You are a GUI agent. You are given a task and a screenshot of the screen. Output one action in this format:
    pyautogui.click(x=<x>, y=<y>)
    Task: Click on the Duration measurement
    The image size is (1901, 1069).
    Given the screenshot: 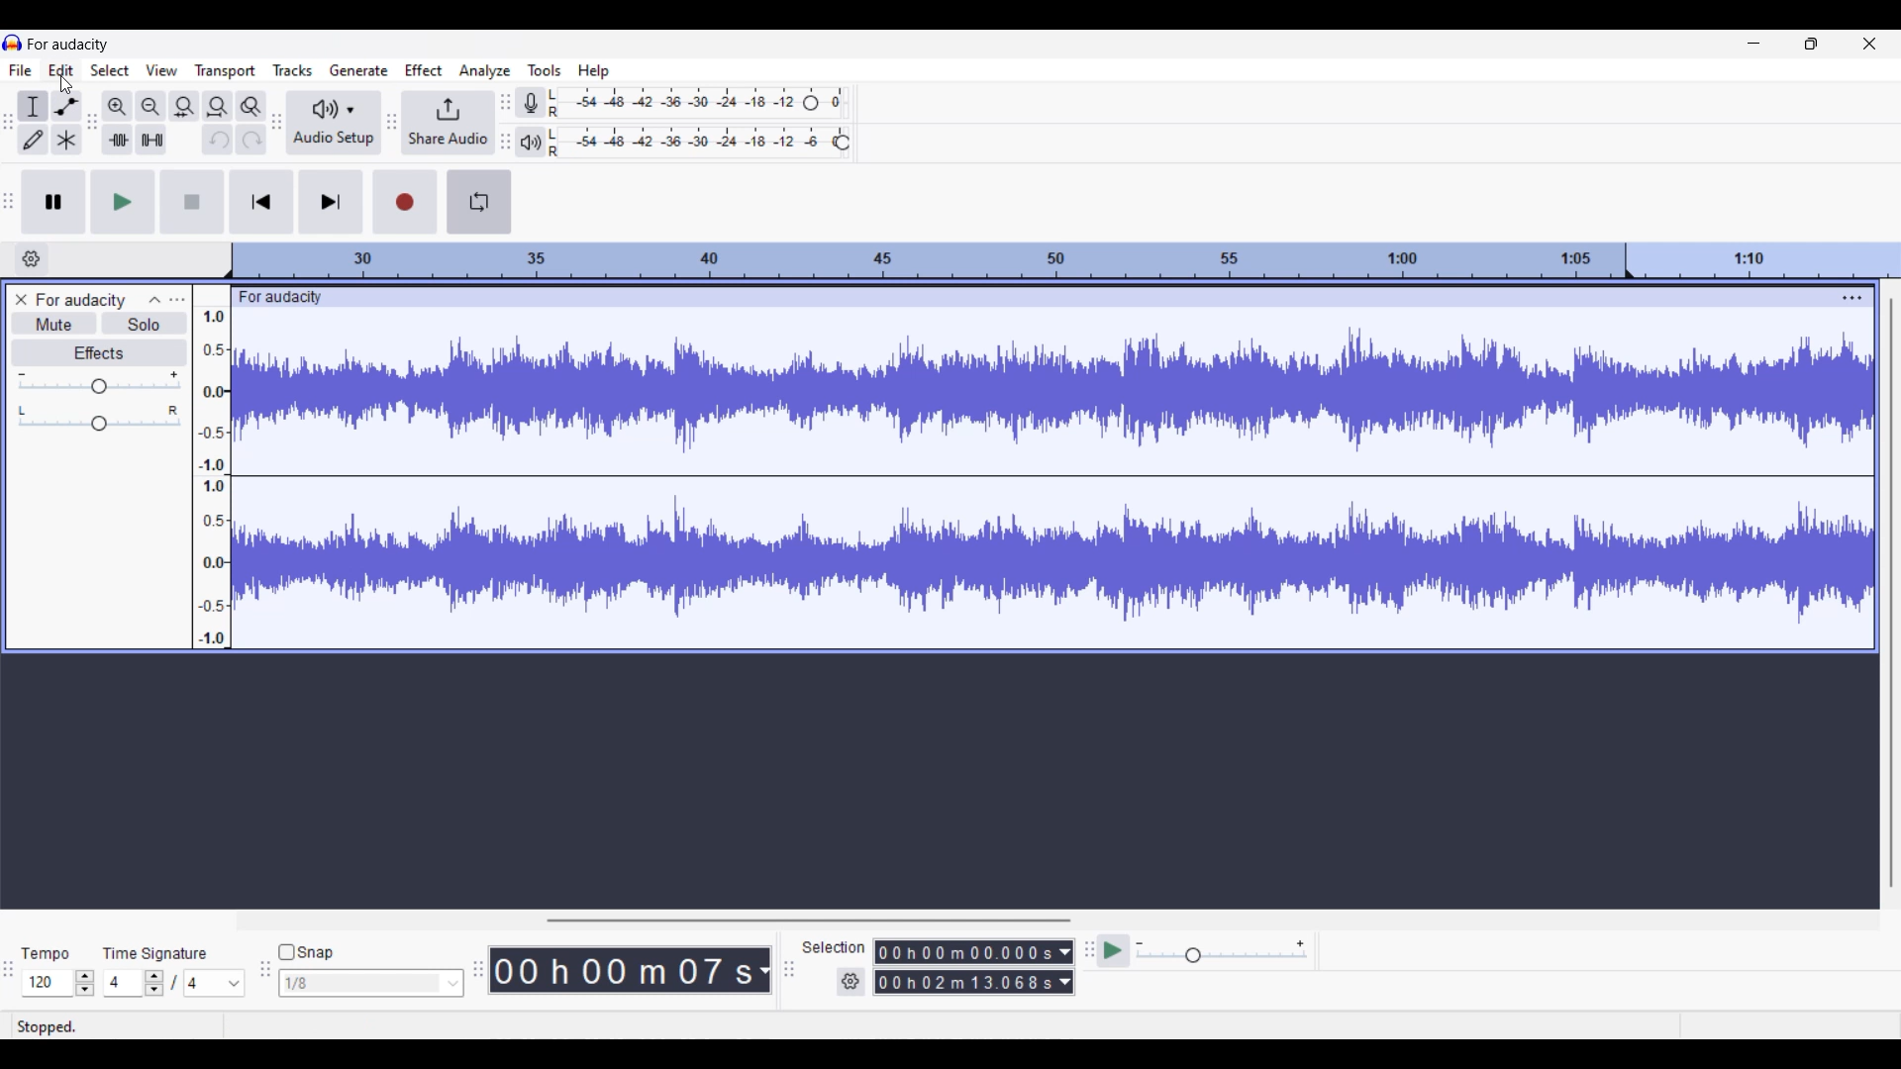 What is the action you would take?
    pyautogui.click(x=1066, y=967)
    